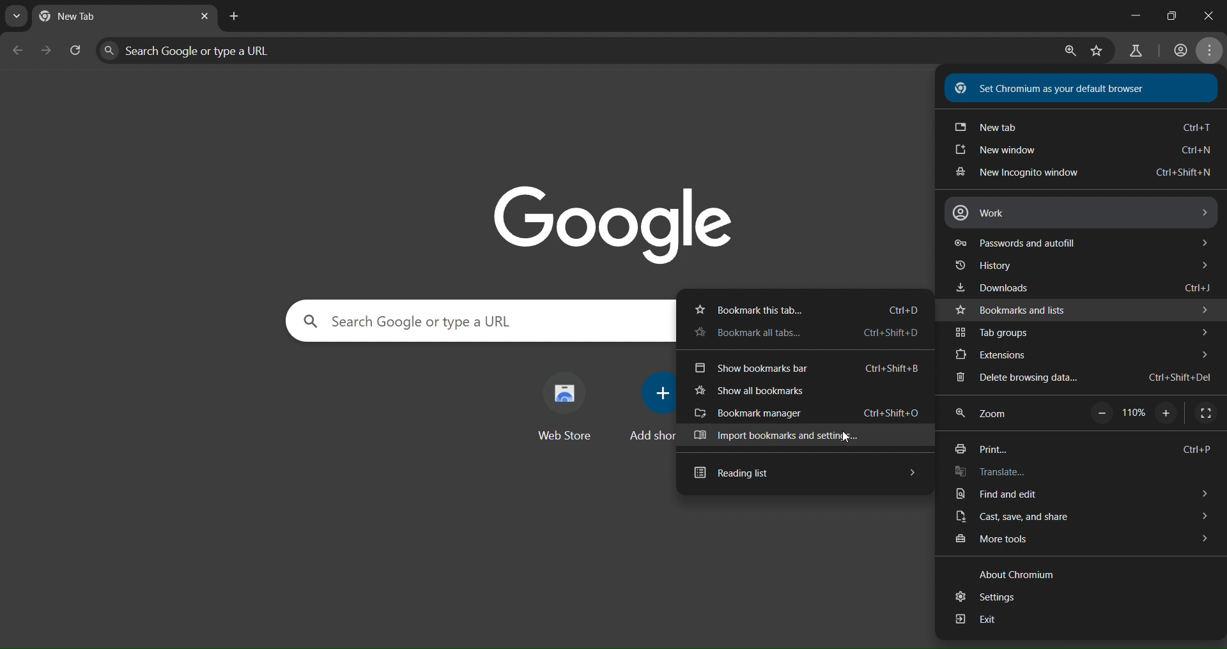  Describe the element at coordinates (1082, 287) in the screenshot. I see `downloads` at that location.